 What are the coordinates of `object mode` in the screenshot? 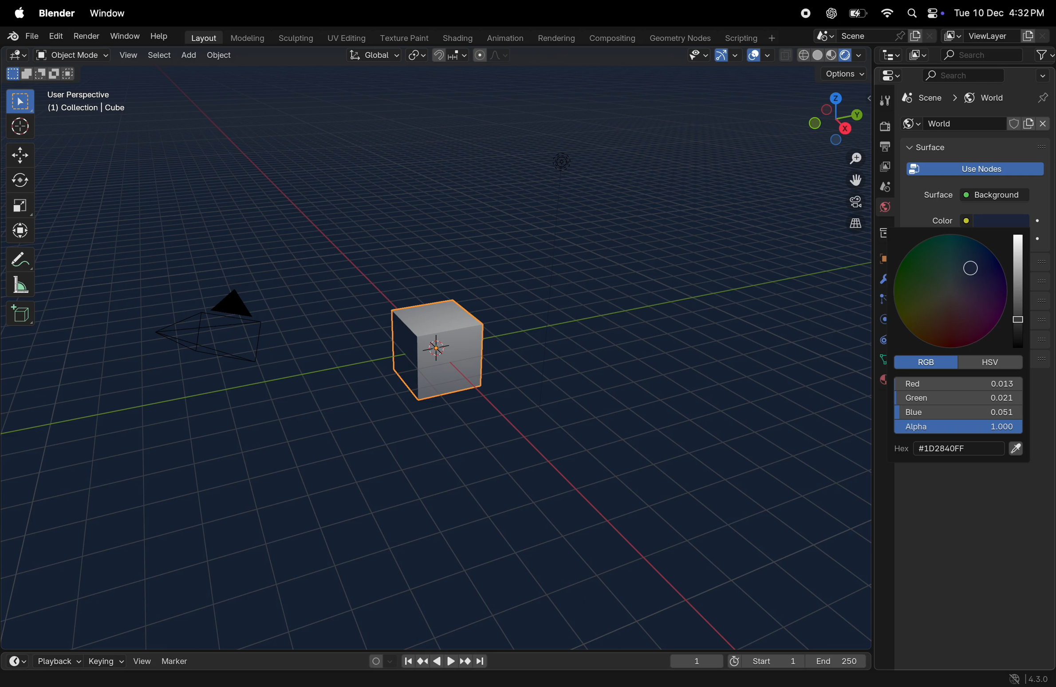 It's located at (74, 55).